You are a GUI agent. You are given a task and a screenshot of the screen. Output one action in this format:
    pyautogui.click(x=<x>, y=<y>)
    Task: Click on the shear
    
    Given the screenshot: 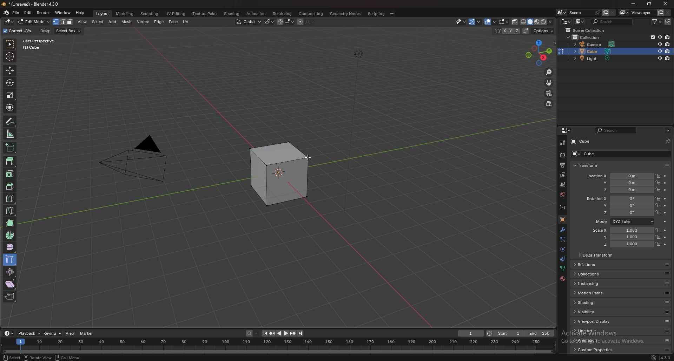 What is the action you would take?
    pyautogui.click(x=10, y=284)
    